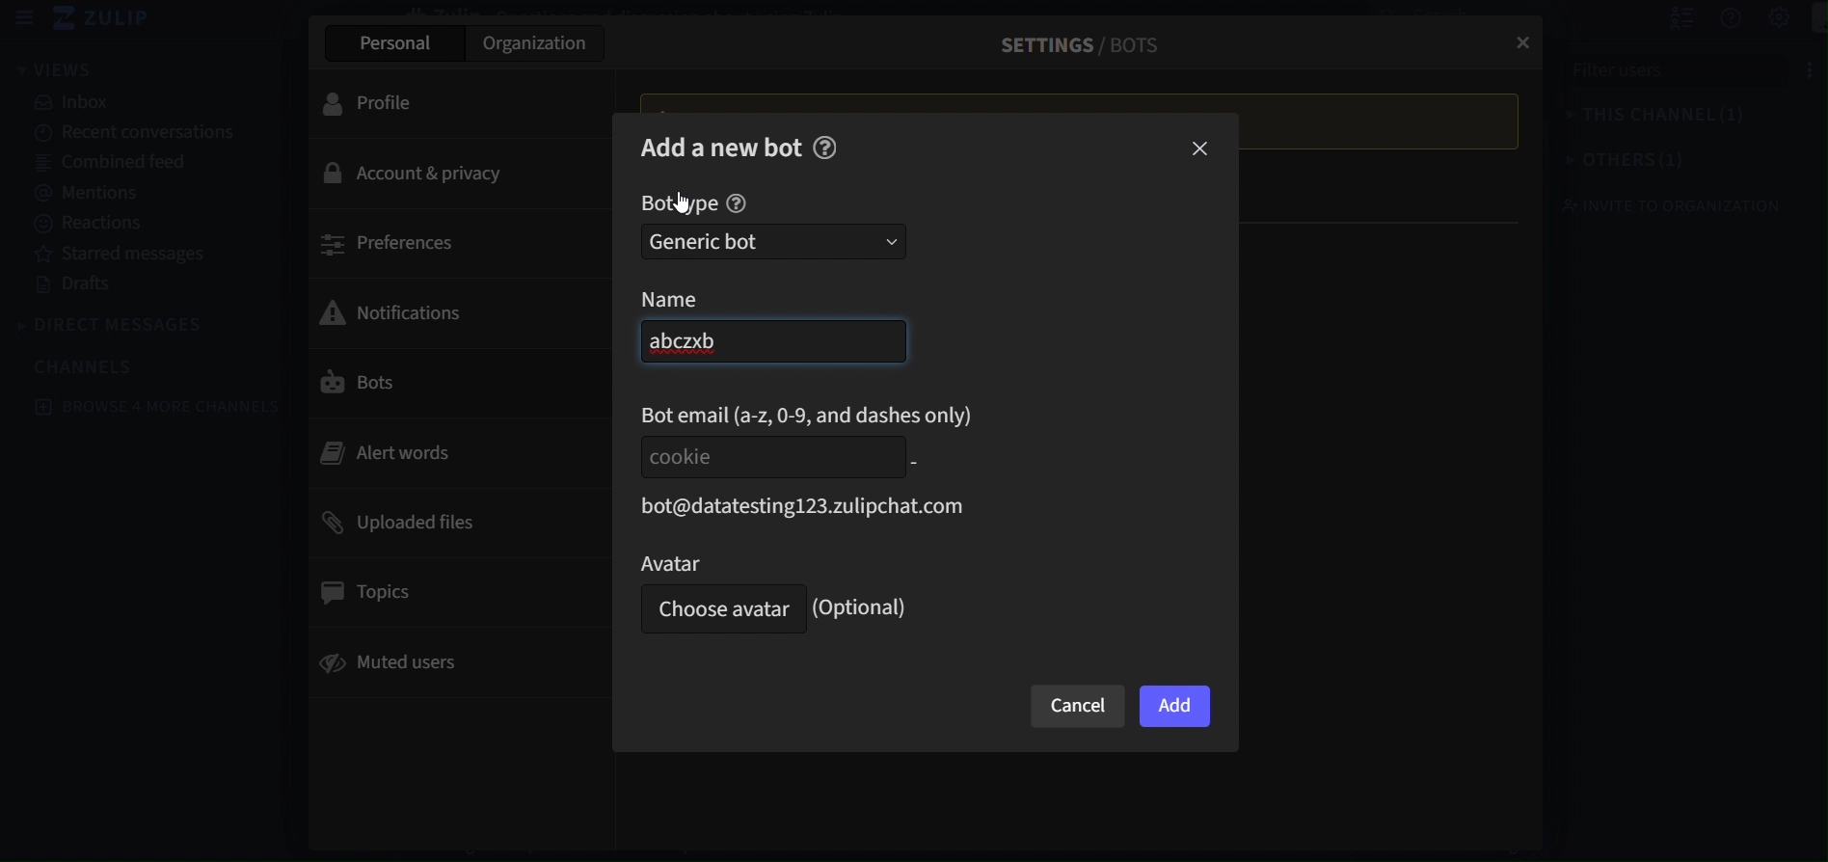  I want to click on channels, so click(96, 365).